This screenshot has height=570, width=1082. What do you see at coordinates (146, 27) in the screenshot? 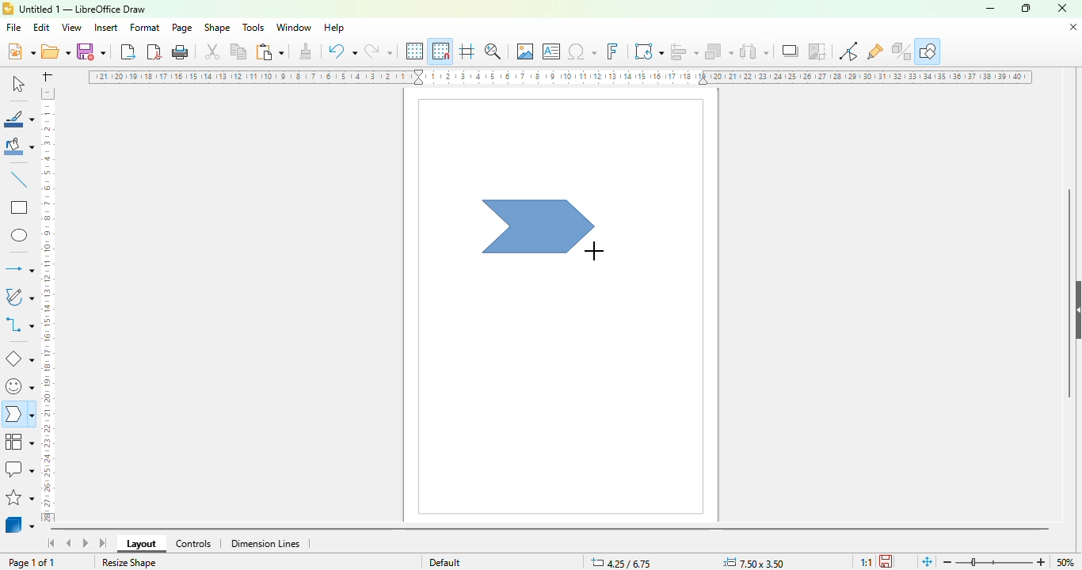
I see `format` at bounding box center [146, 27].